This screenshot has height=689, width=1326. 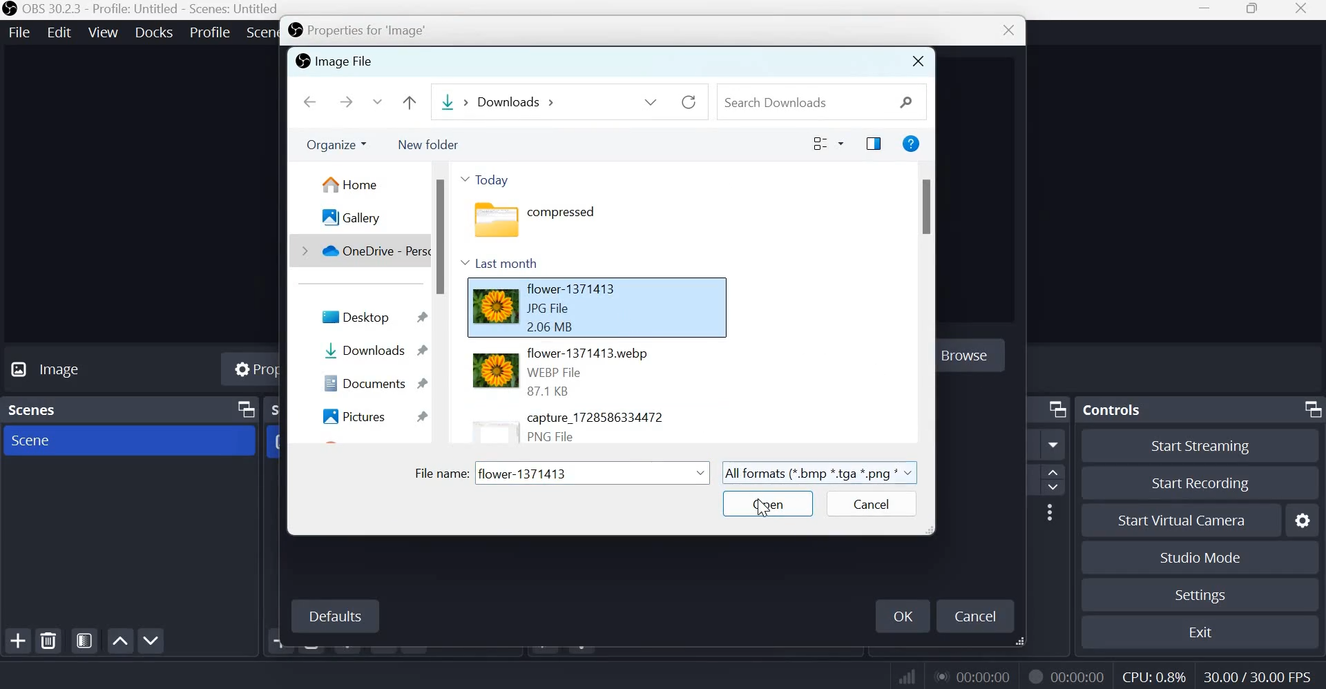 I want to click on up to "desktop", so click(x=407, y=100).